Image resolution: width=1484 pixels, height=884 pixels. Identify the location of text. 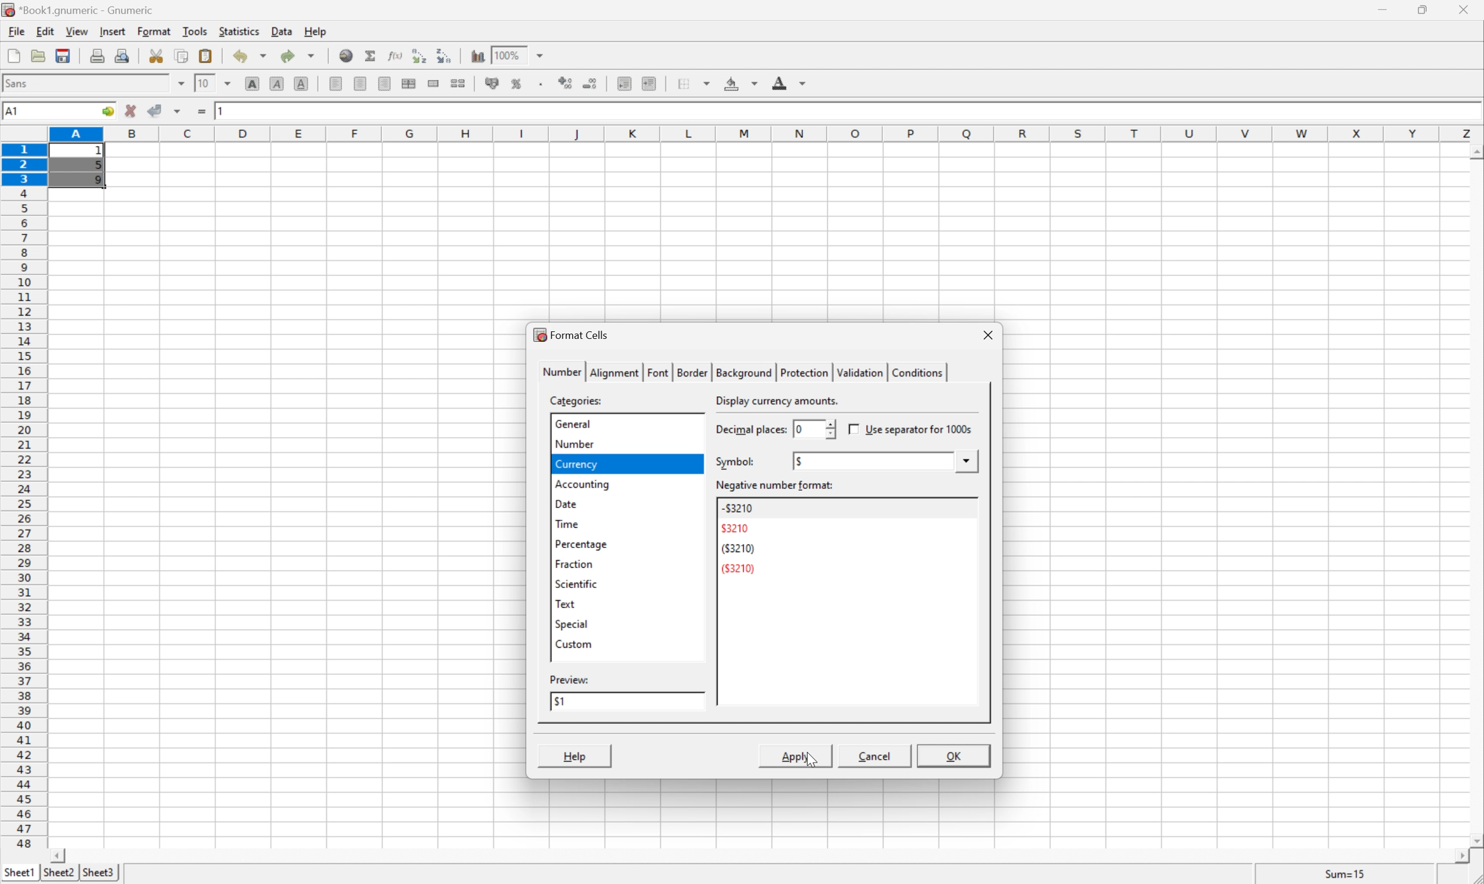
(565, 603).